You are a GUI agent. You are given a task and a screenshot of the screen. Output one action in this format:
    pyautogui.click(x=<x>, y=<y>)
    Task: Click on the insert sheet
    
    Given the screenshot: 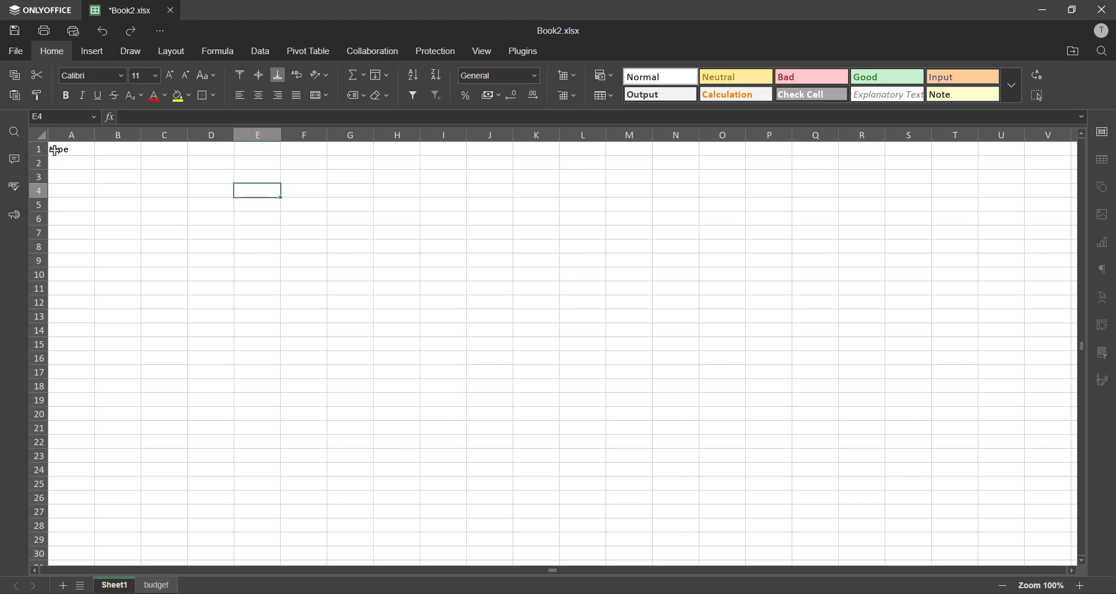 What is the action you would take?
    pyautogui.click(x=60, y=585)
    